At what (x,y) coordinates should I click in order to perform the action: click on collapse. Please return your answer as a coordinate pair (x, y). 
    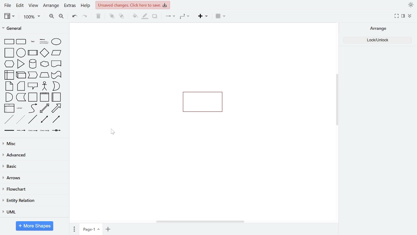
    Looking at the image, I should click on (410, 15).